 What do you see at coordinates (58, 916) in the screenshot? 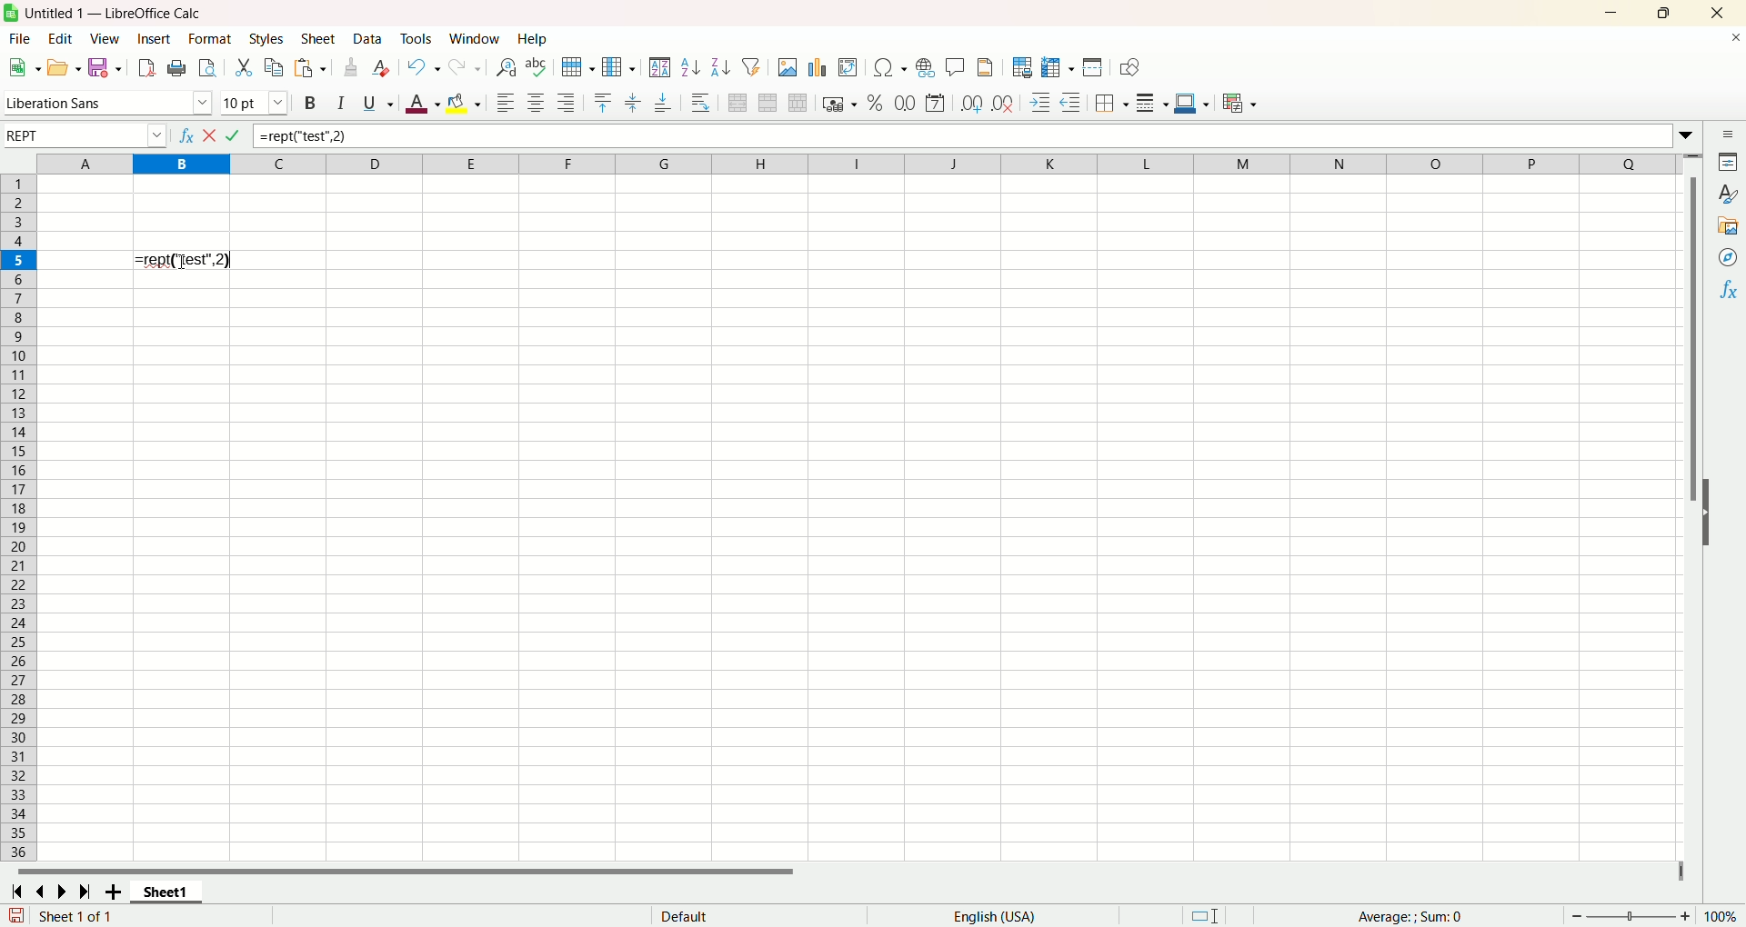
I see `sheet number` at bounding box center [58, 916].